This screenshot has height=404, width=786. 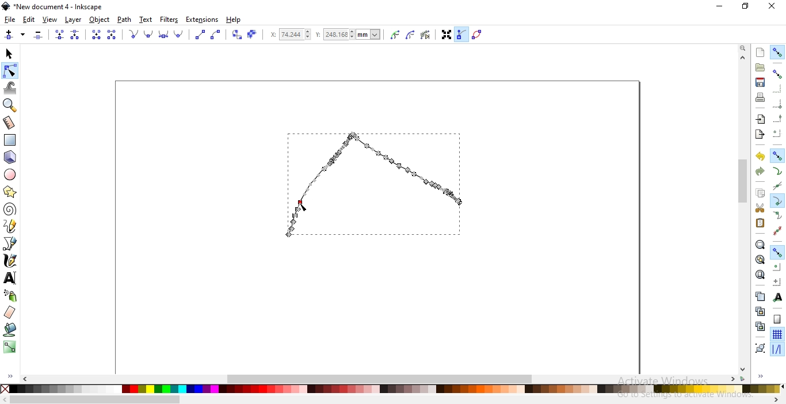 What do you see at coordinates (59, 7) in the screenshot?
I see `new document 4 - Inkscape` at bounding box center [59, 7].